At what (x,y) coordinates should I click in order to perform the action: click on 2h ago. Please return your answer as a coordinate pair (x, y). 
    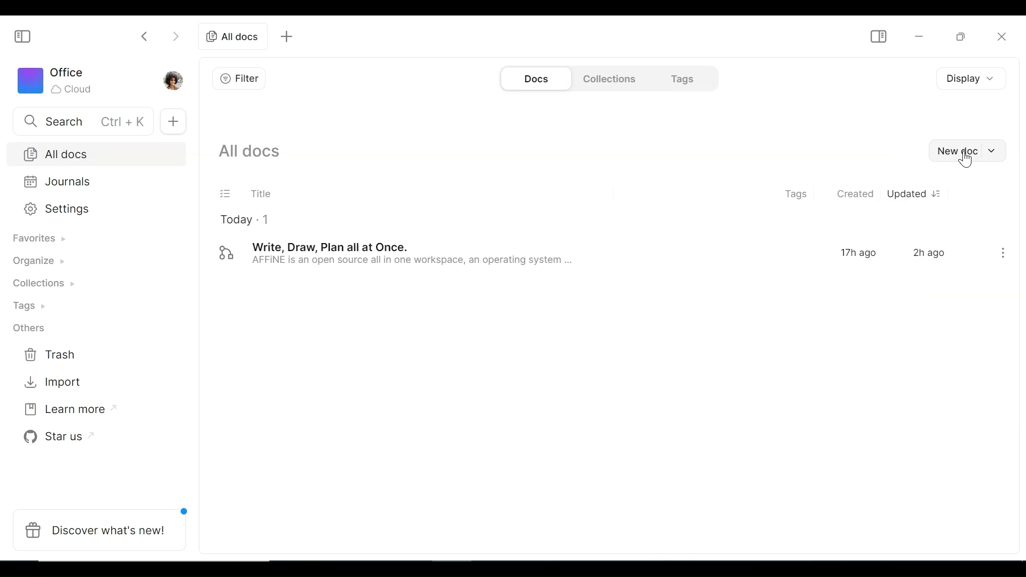
    Looking at the image, I should click on (930, 253).